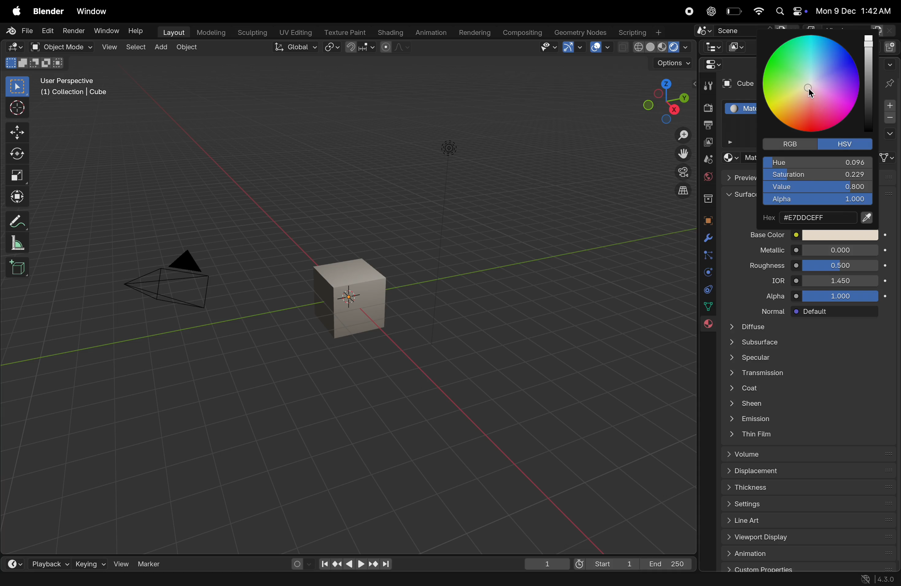 The width and height of the screenshot is (901, 586). I want to click on scale, so click(17, 175).